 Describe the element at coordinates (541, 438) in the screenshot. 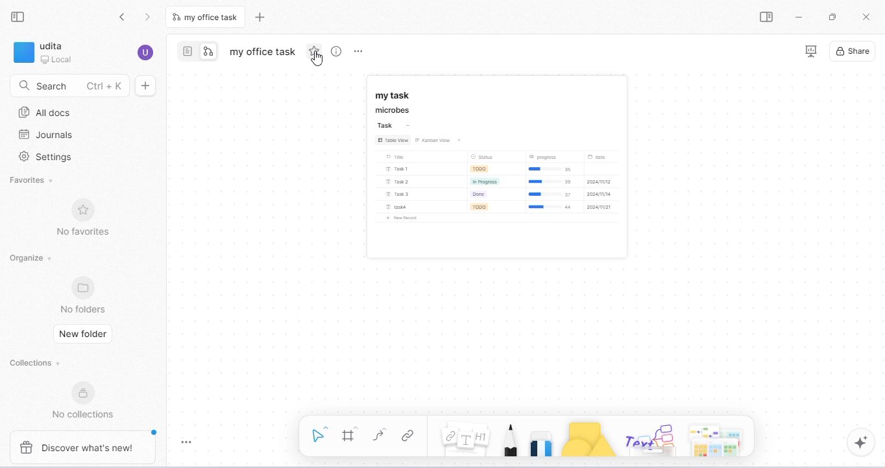

I see `eraser` at that location.